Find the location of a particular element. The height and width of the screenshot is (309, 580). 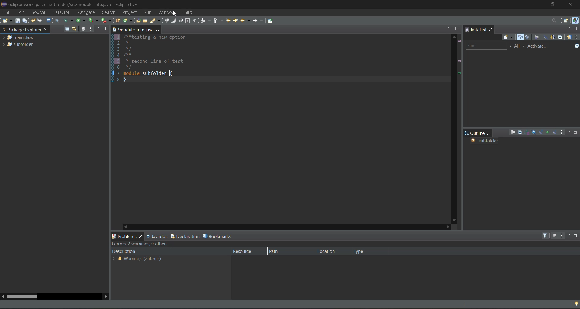

focus on active task is located at coordinates (513, 133).